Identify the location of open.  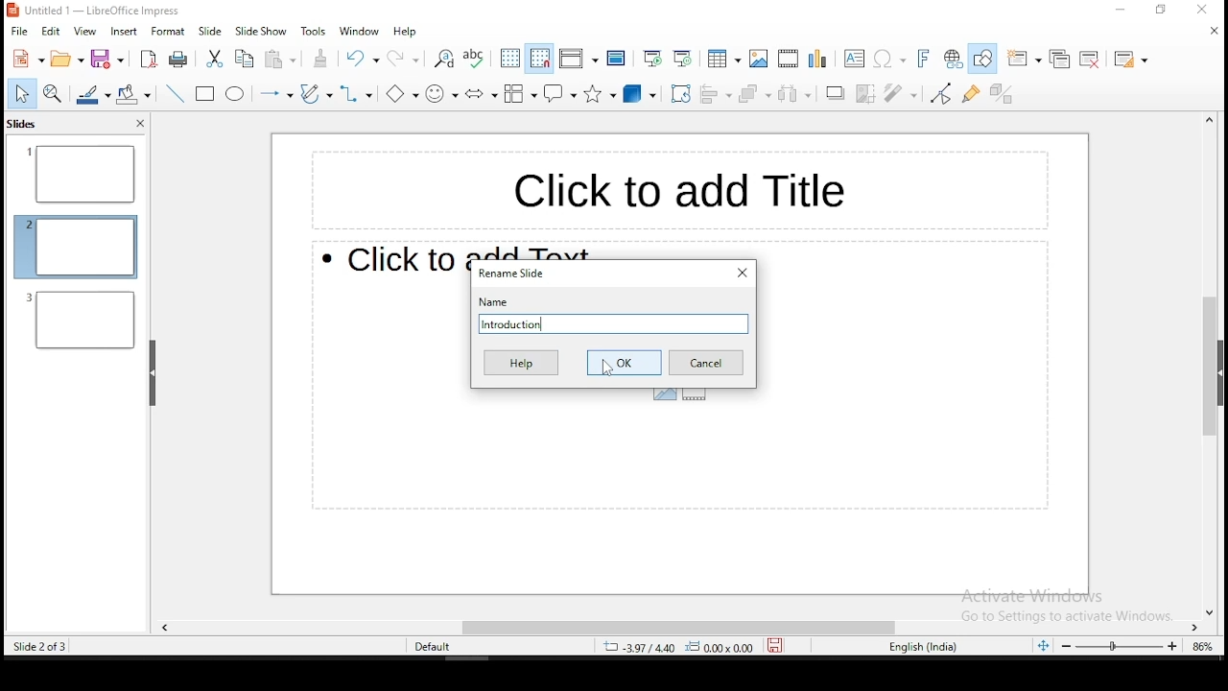
(69, 59).